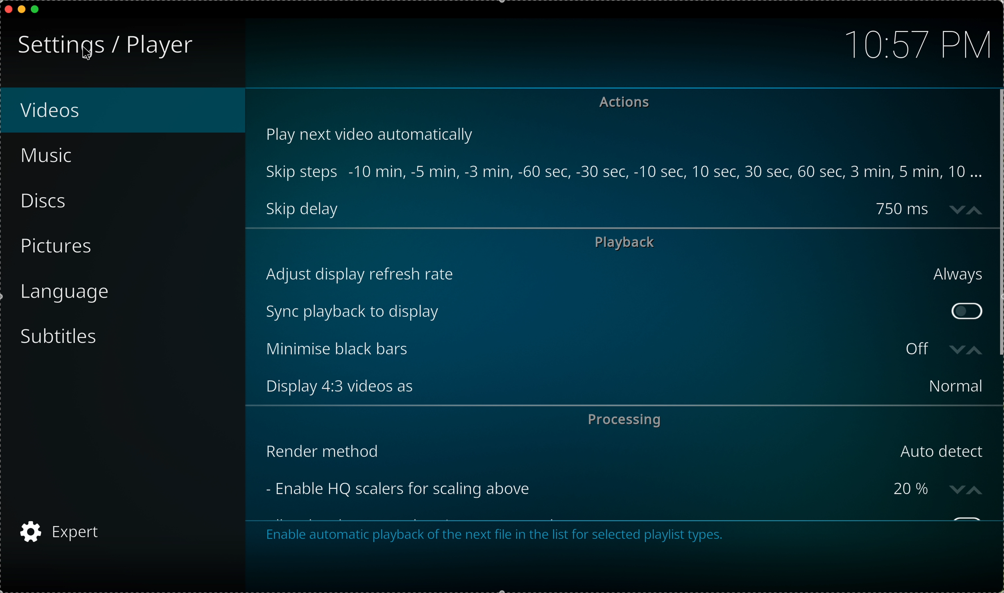 This screenshot has width=1004, height=593. What do you see at coordinates (969, 489) in the screenshot?
I see `change value` at bounding box center [969, 489].